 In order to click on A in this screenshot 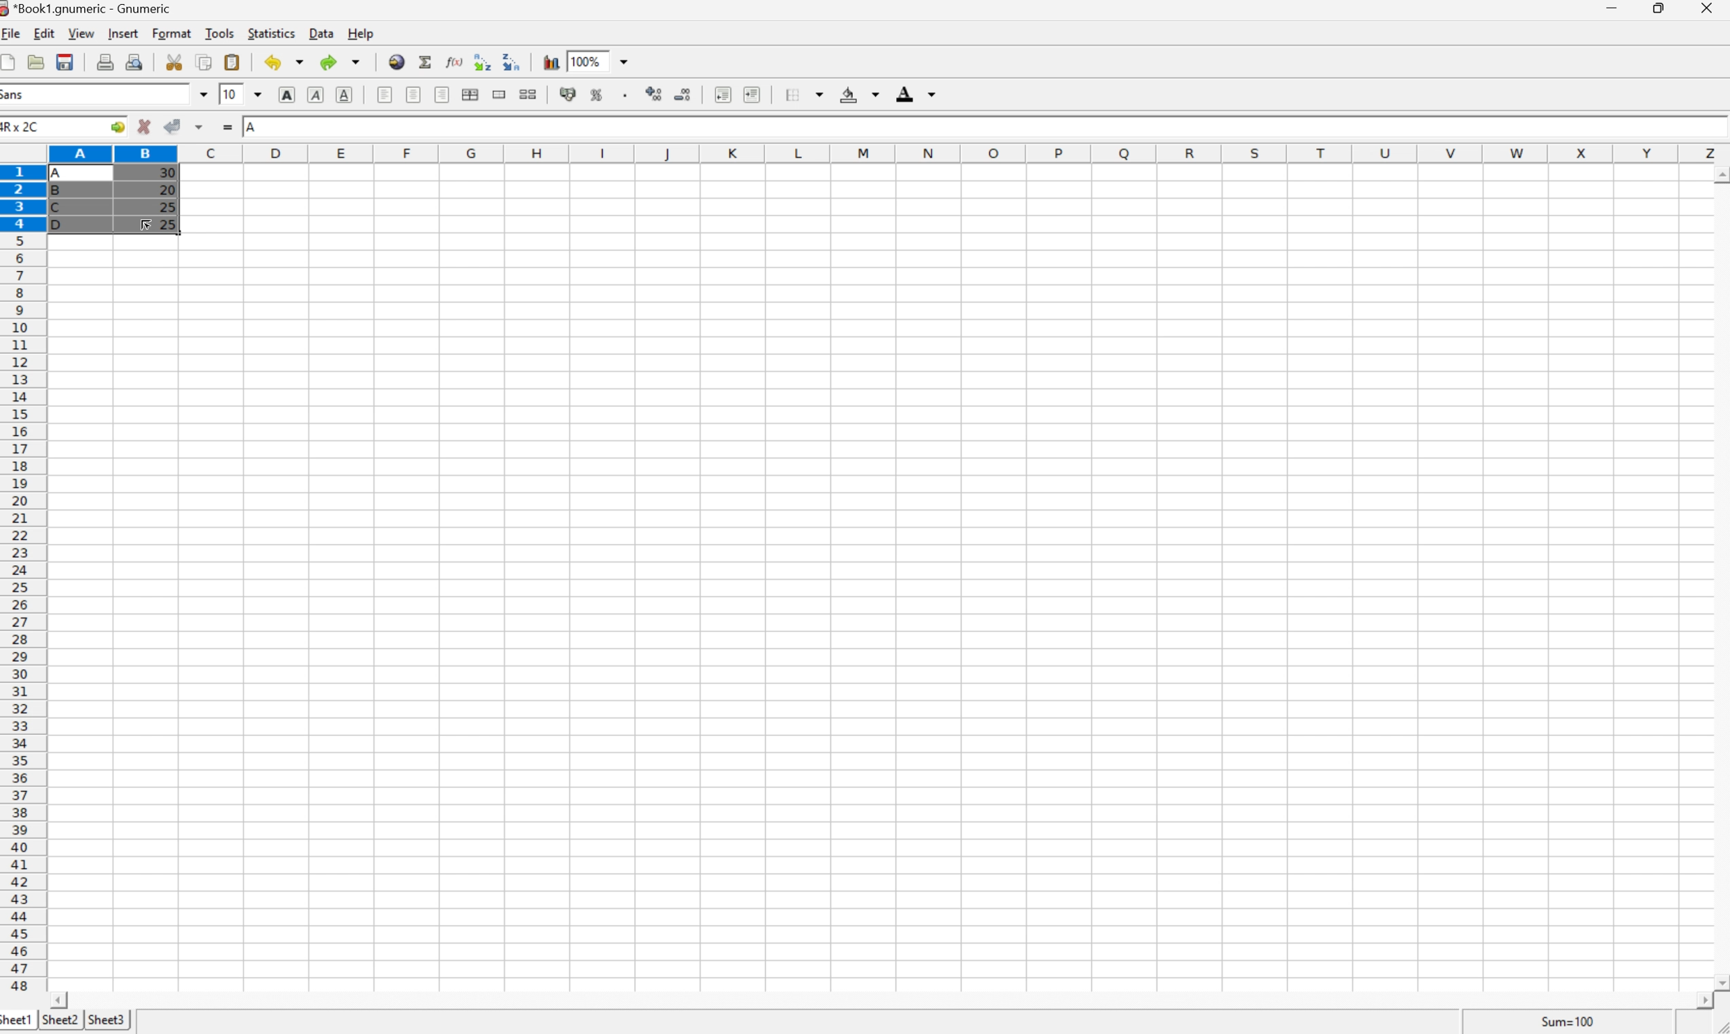, I will do `click(252, 128)`.